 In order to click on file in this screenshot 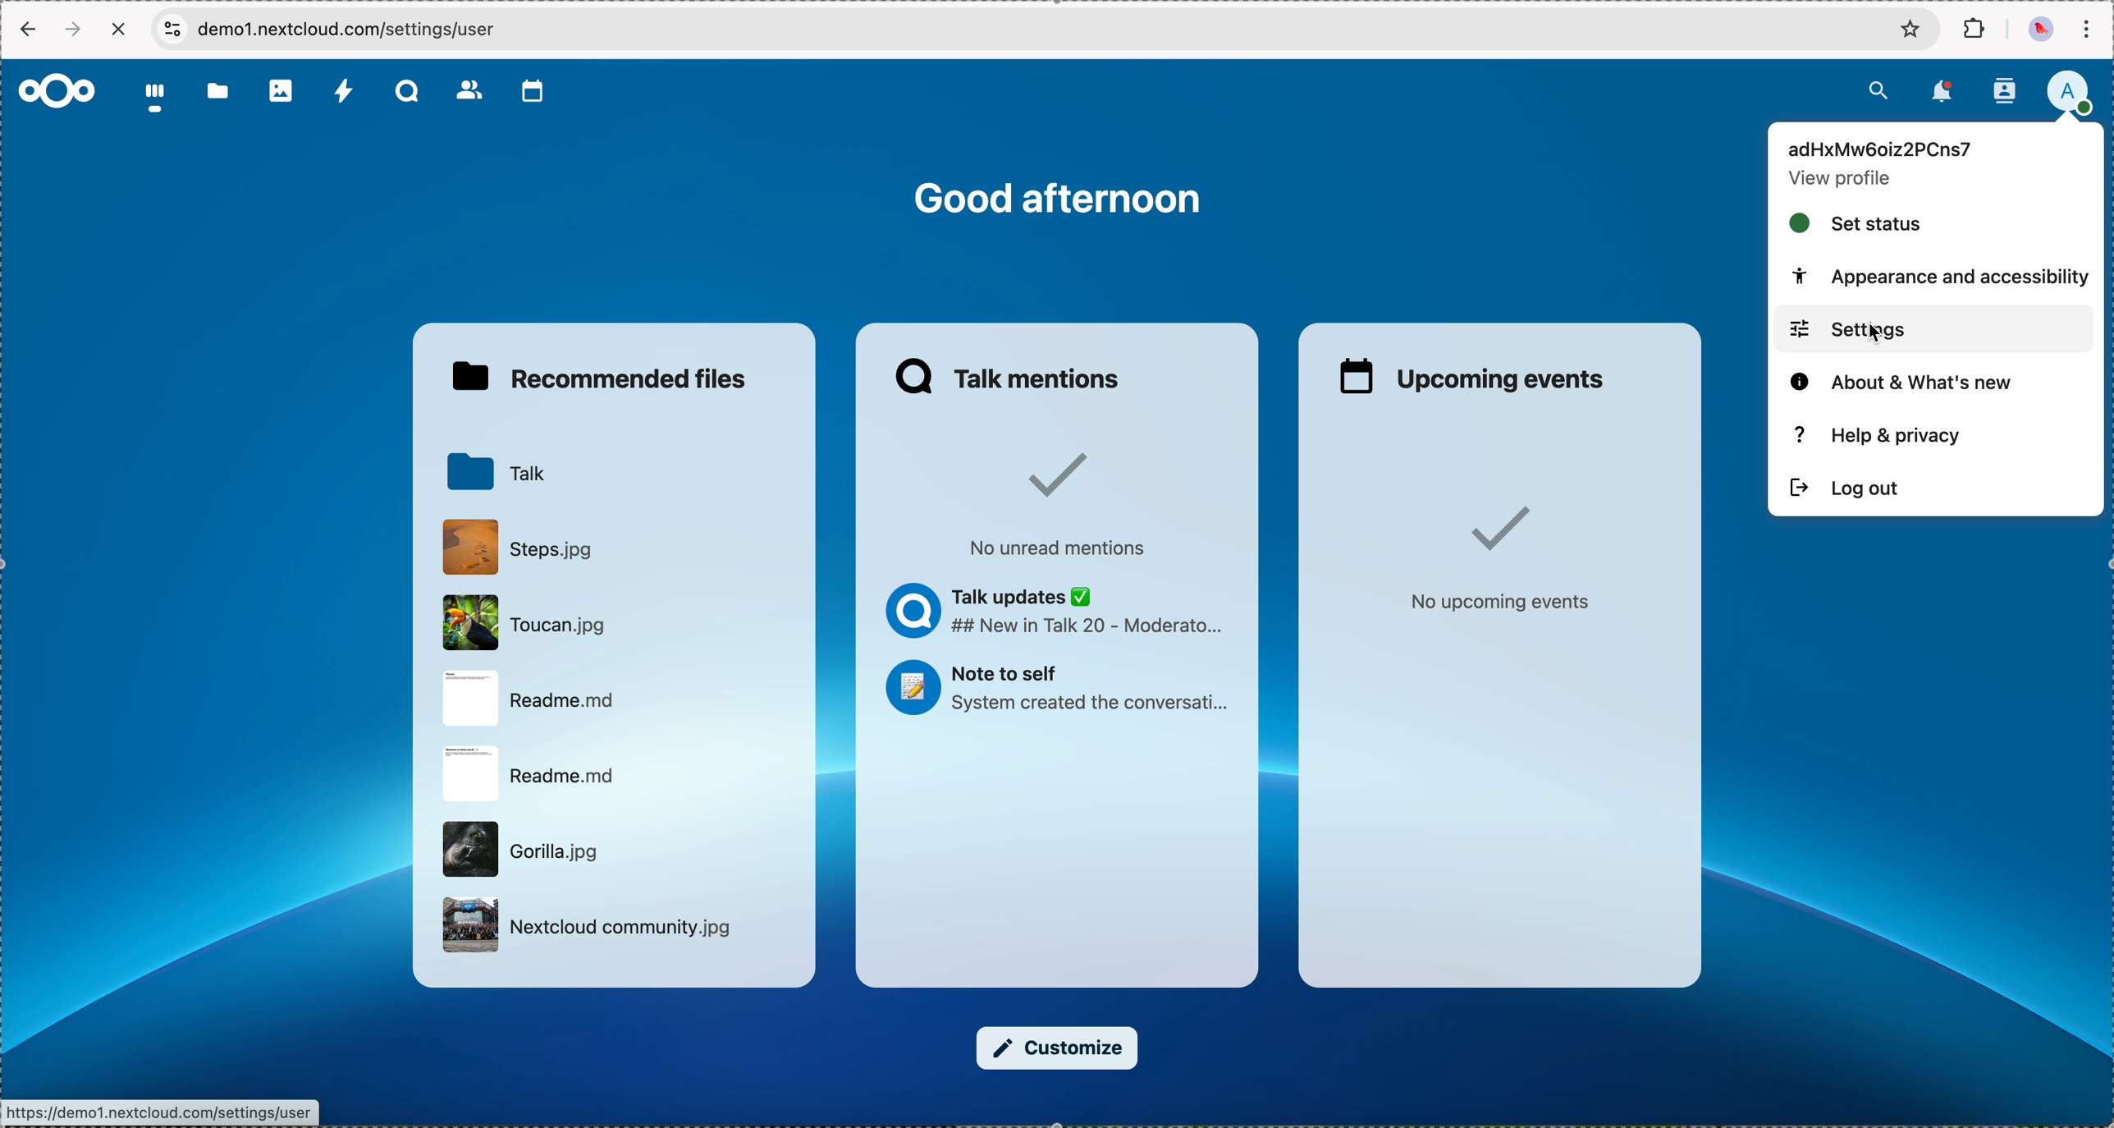, I will do `click(515, 546)`.